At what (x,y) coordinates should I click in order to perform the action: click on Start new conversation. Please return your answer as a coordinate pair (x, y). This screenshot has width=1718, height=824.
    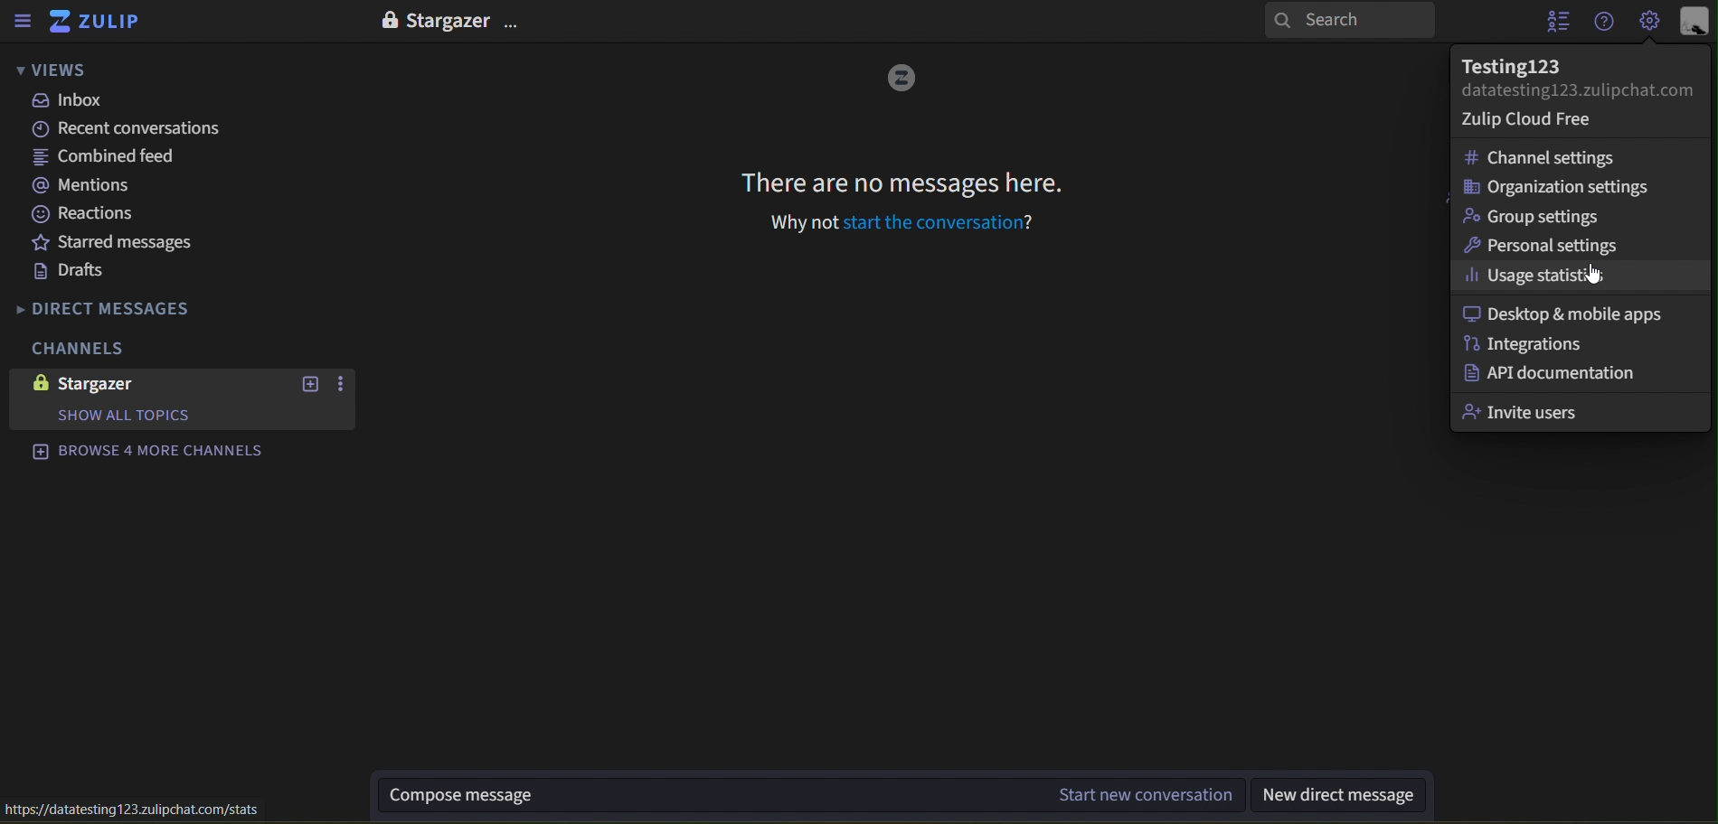
    Looking at the image, I should click on (1147, 793).